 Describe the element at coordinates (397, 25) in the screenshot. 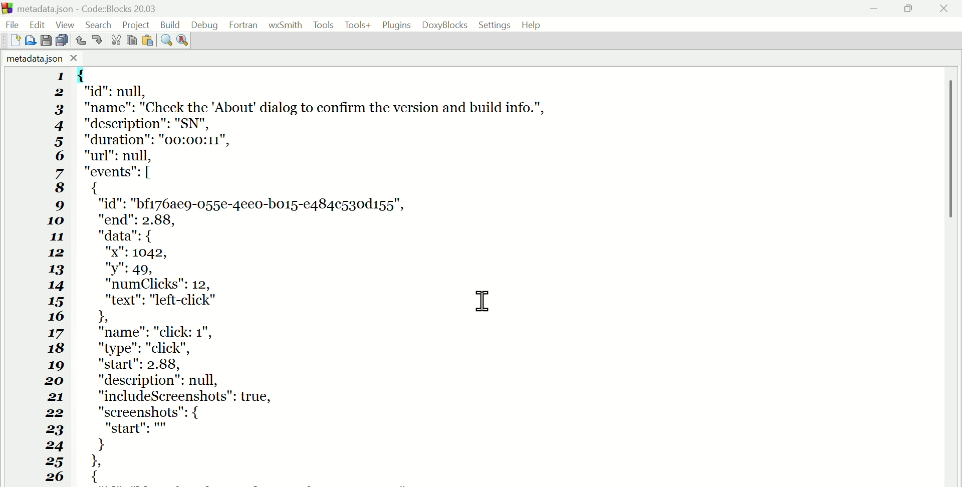

I see `Plugins` at that location.